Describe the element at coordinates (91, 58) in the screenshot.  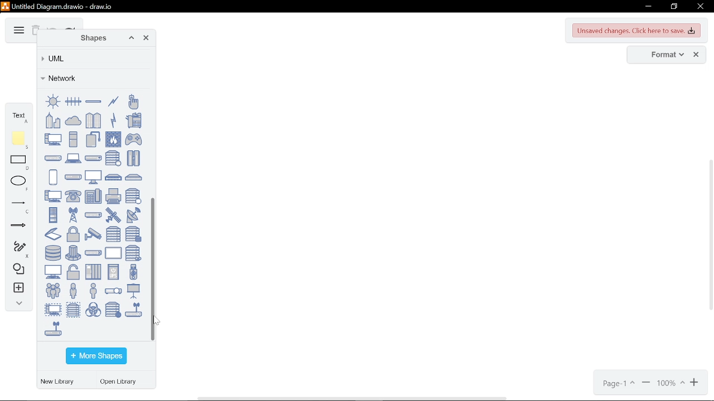
I see `UML` at that location.